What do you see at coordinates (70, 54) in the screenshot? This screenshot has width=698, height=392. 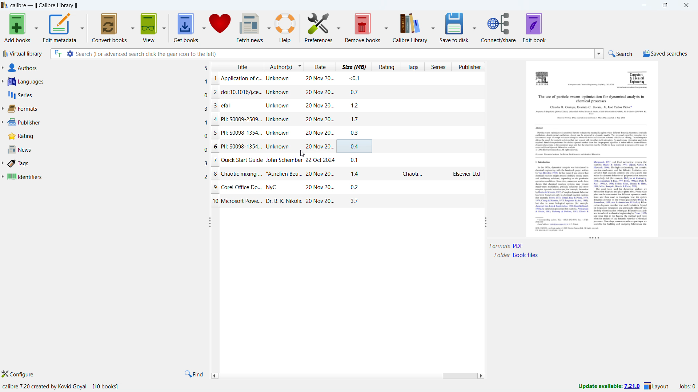 I see `advanced search` at bounding box center [70, 54].